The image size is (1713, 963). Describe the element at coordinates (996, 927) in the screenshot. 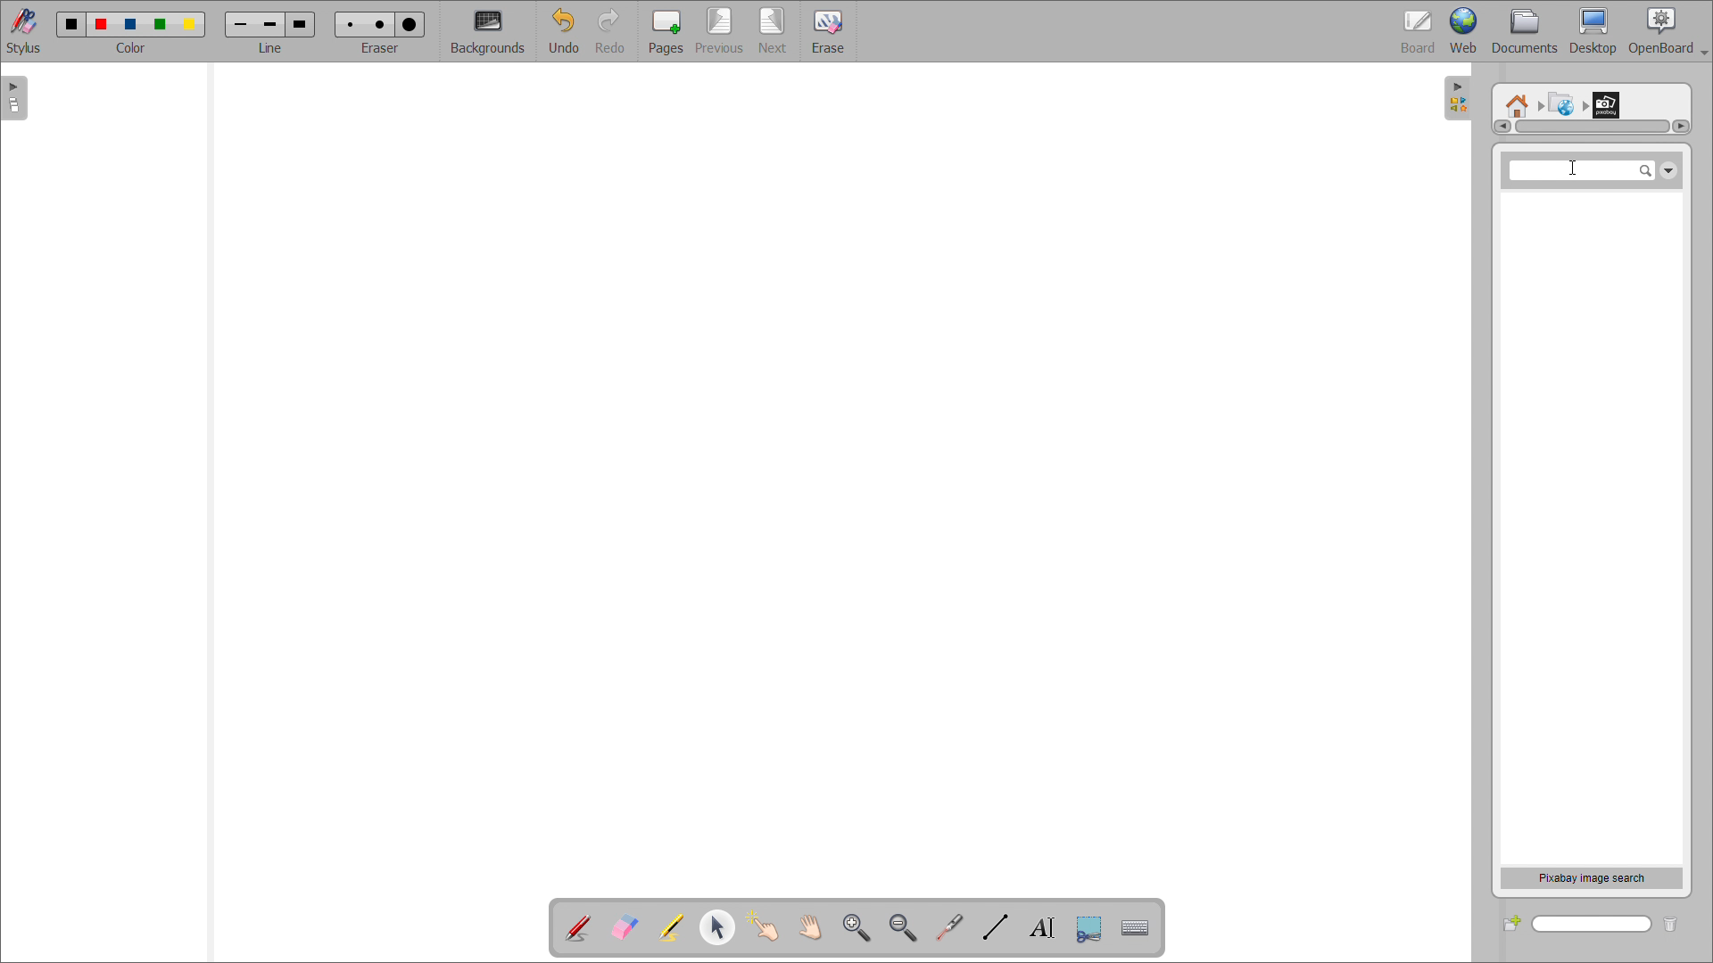

I see `draw lines` at that location.